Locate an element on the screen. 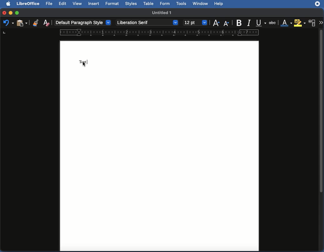 This screenshot has width=324, height=252. Undo is located at coordinates (8, 23).